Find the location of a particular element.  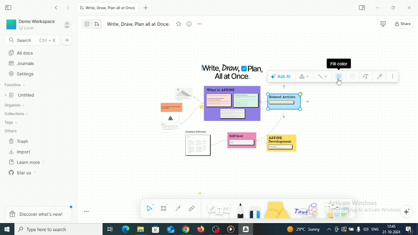

Sticky notes is located at coordinates (281, 142).